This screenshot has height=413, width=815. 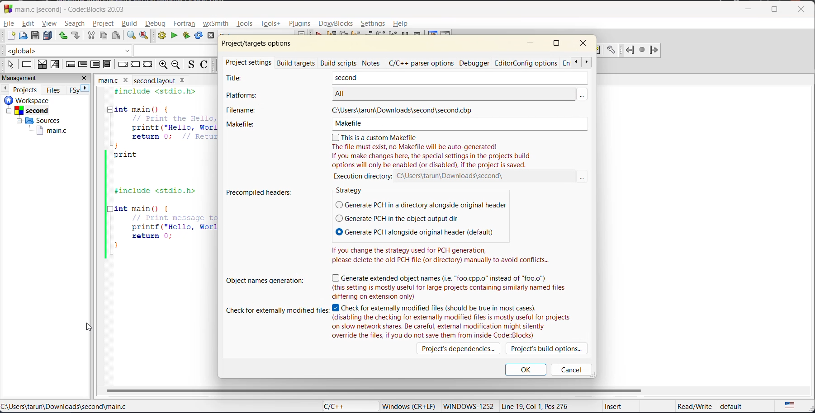 What do you see at coordinates (91, 36) in the screenshot?
I see `cut` at bounding box center [91, 36].